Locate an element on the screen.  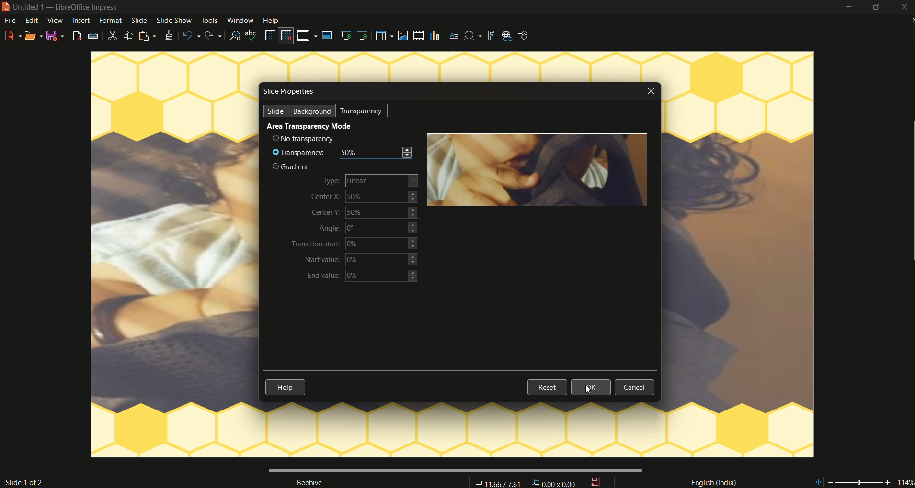
Beehive is located at coordinates (313, 482).